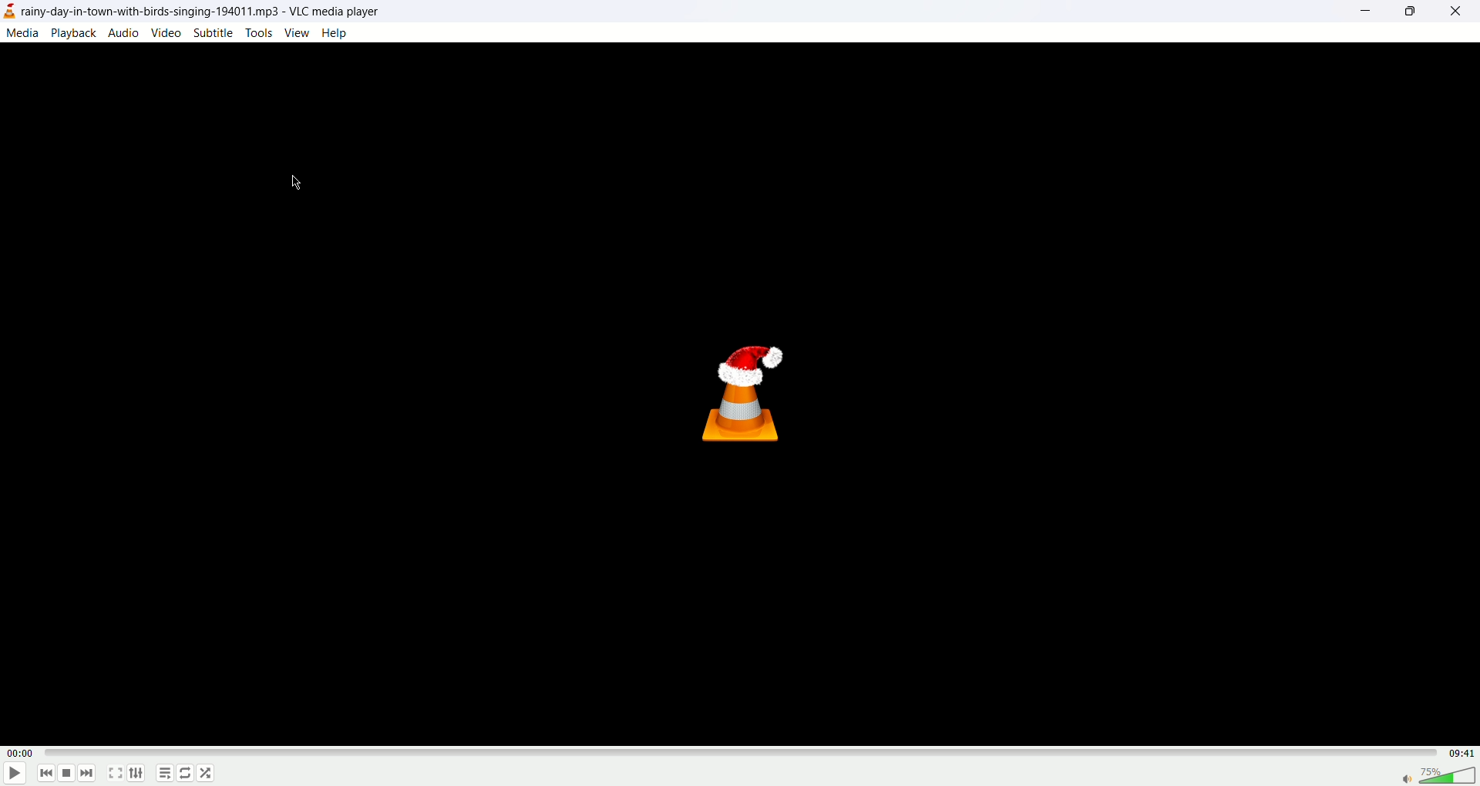 The height and width of the screenshot is (786, 1480). Describe the element at coordinates (335, 32) in the screenshot. I see `Help` at that location.